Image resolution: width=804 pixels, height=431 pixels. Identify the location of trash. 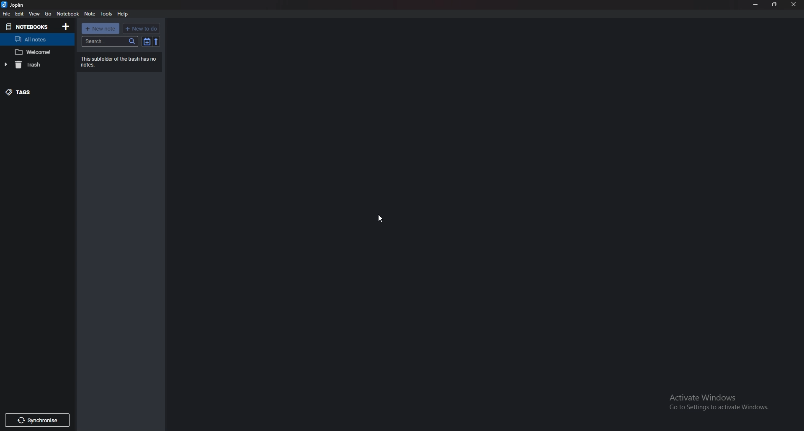
(37, 64).